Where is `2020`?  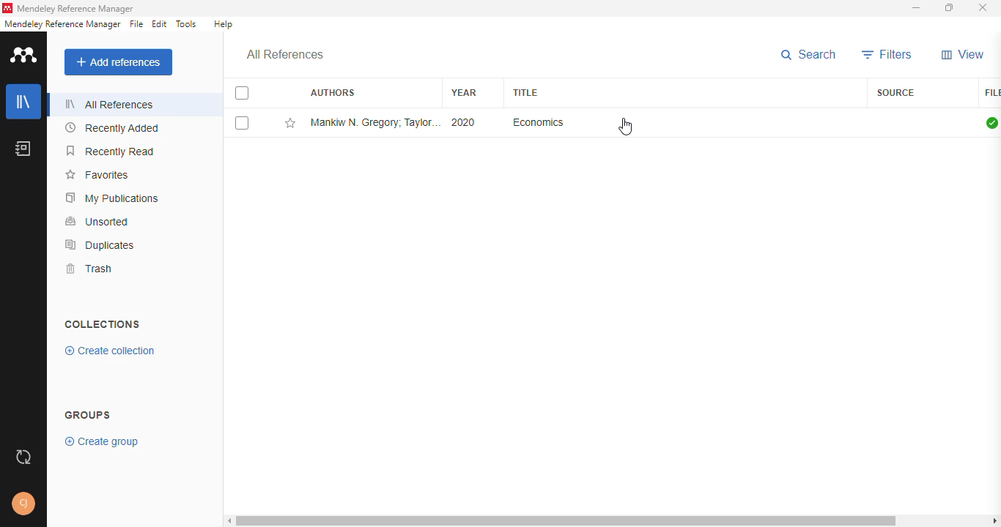 2020 is located at coordinates (463, 122).